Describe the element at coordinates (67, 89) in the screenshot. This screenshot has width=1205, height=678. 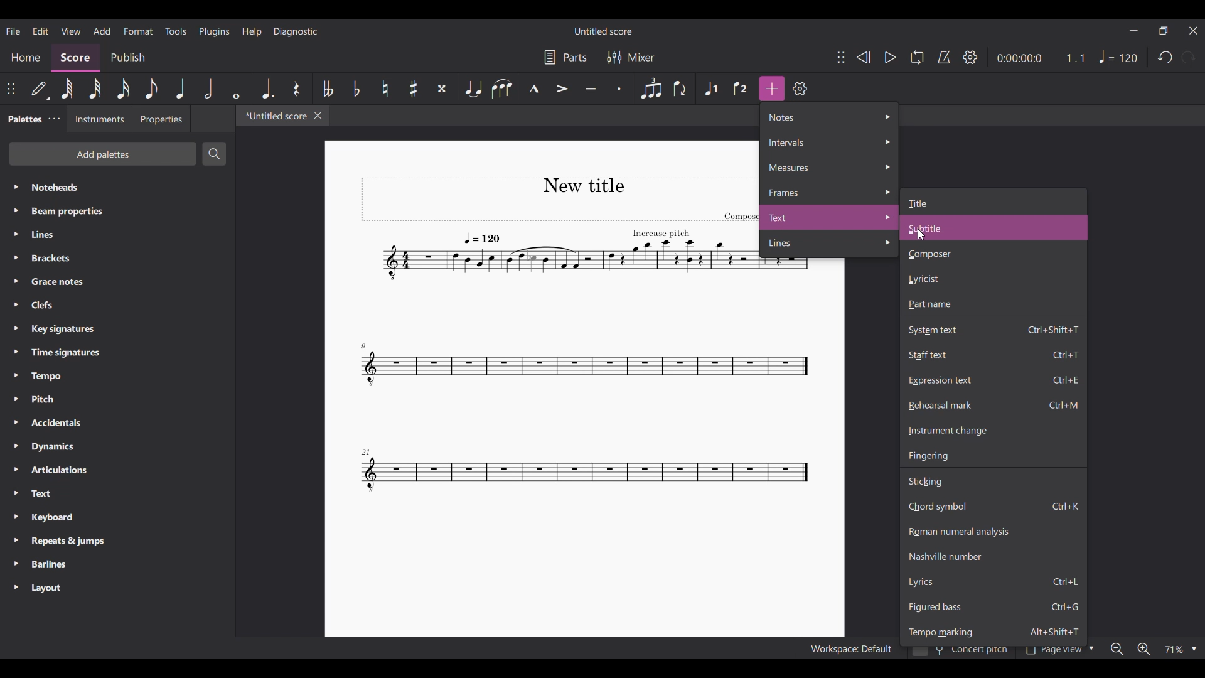
I see `64th note` at that location.